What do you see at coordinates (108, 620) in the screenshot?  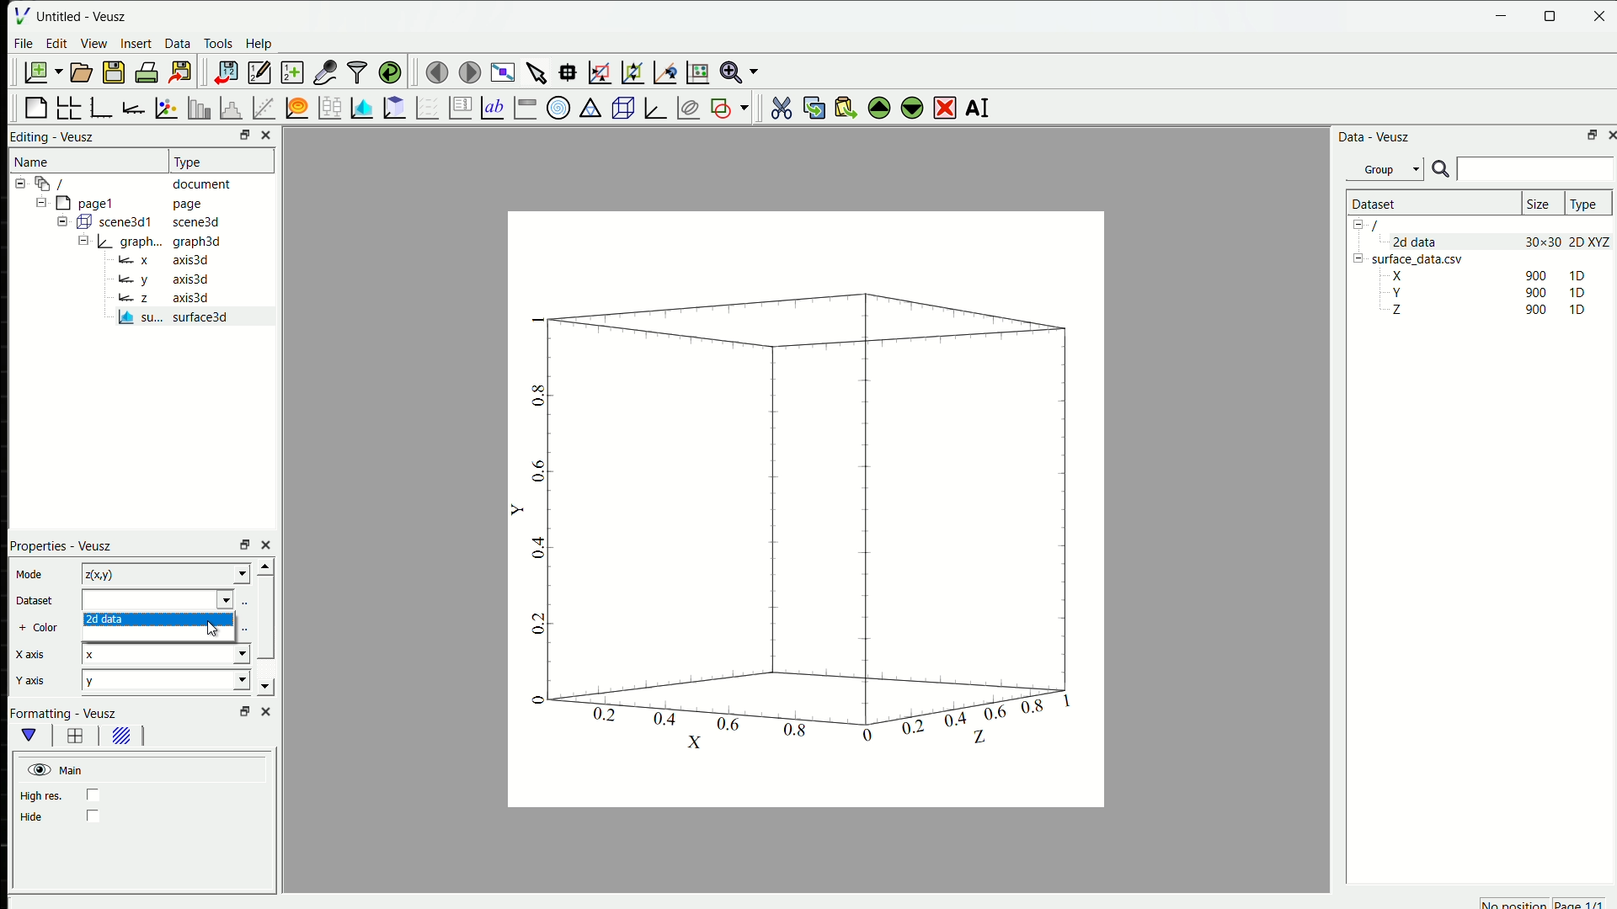 I see `2d data` at bounding box center [108, 620].